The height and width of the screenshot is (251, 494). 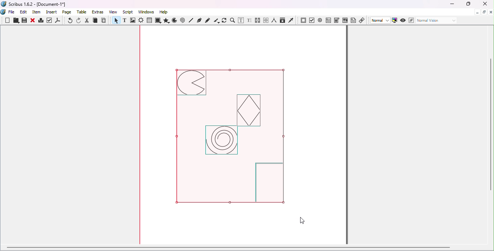 What do you see at coordinates (95, 21) in the screenshot?
I see `Copy` at bounding box center [95, 21].